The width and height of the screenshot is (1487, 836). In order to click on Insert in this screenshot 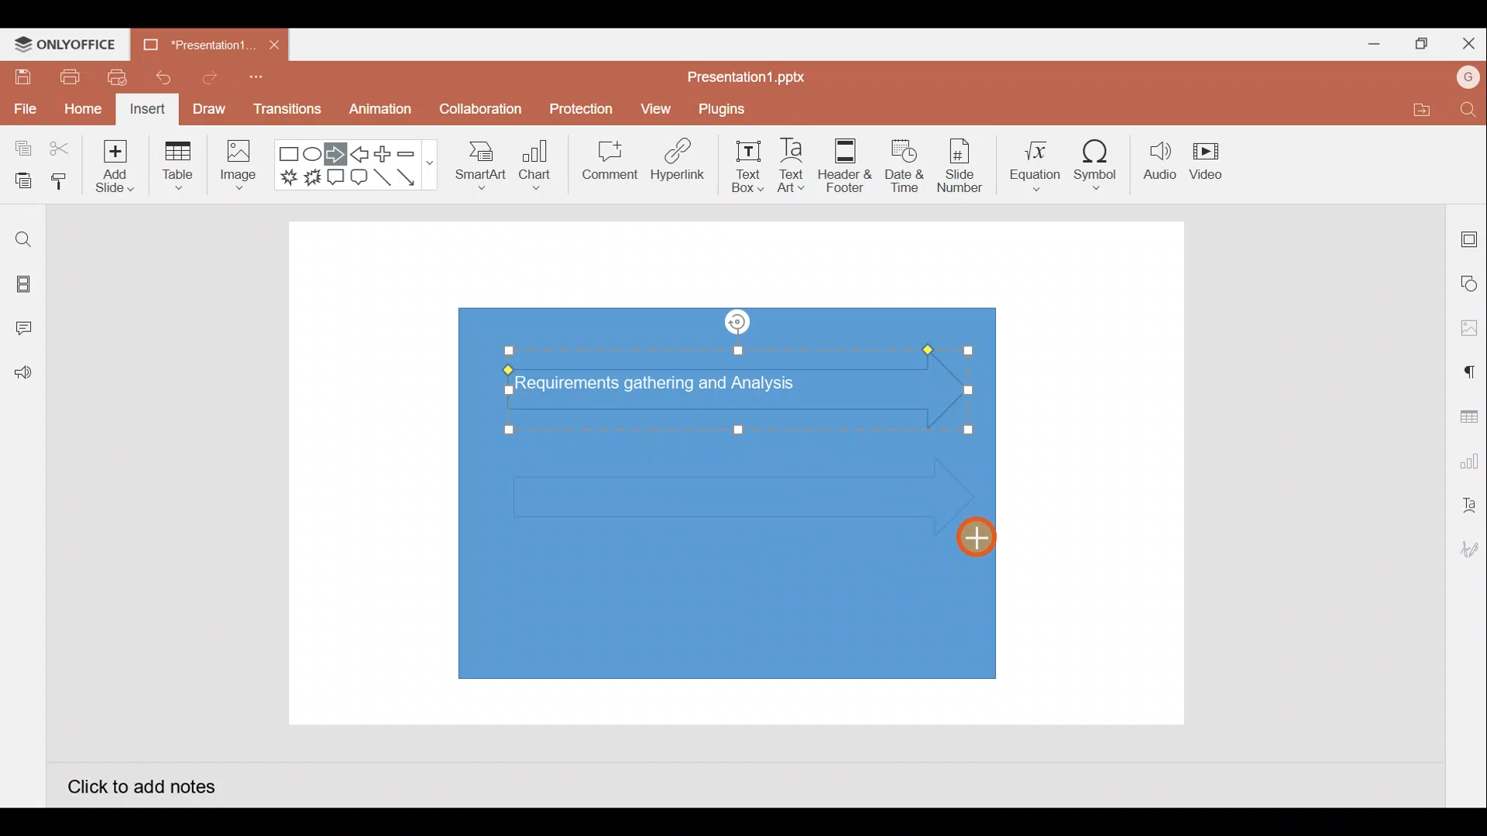, I will do `click(148, 110)`.